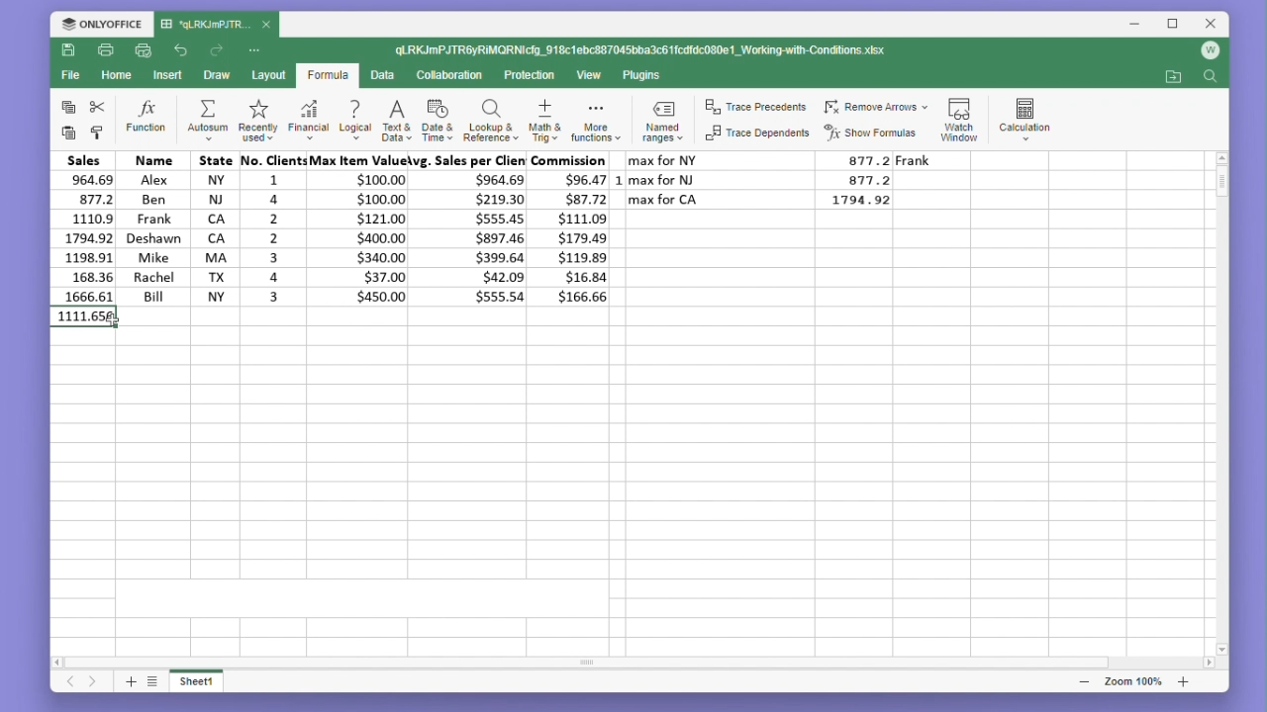 Image resolution: width=1267 pixels, height=712 pixels. What do you see at coordinates (256, 50) in the screenshot?
I see `More options` at bounding box center [256, 50].